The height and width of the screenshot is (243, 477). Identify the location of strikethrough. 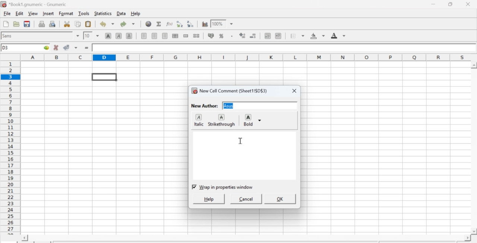
(222, 120).